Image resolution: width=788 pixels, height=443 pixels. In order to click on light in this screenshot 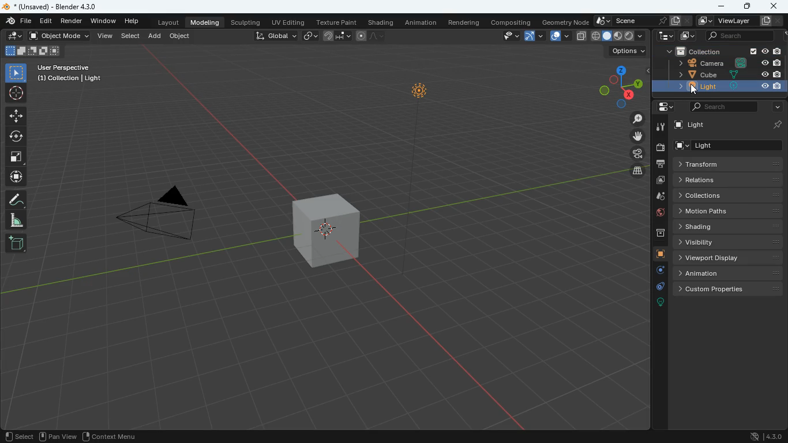, I will do `click(720, 87)`.